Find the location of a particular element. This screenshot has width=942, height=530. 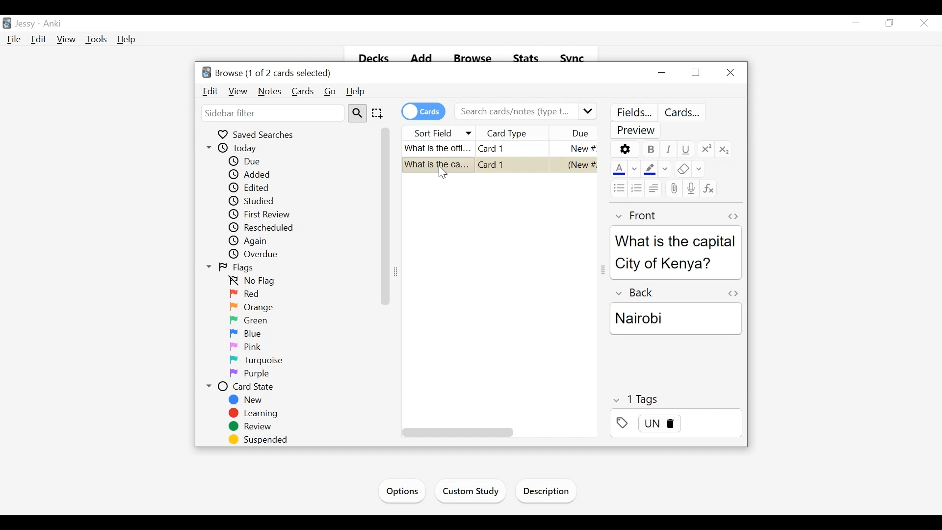

Toggle cards on/off is located at coordinates (422, 111).